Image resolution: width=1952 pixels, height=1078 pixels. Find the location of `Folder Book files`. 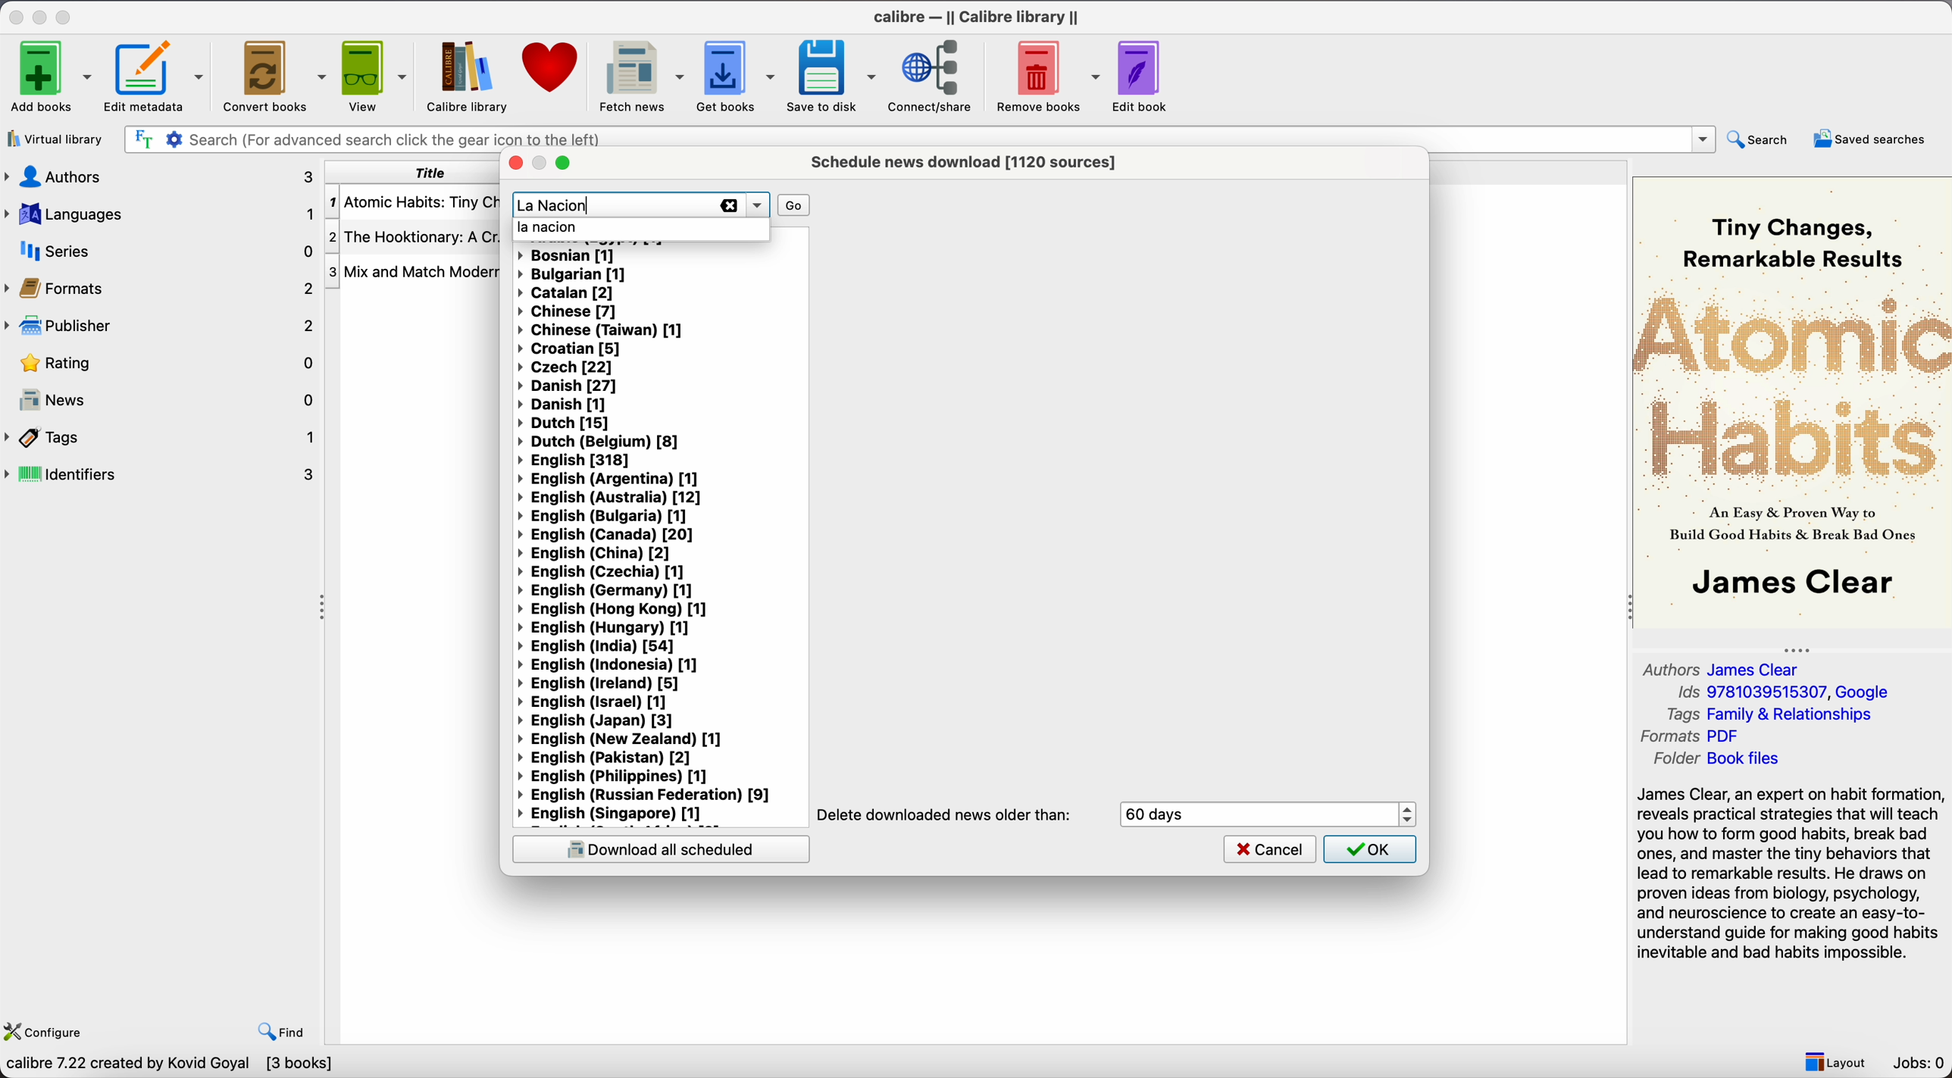

Folder Book files is located at coordinates (1716, 759).